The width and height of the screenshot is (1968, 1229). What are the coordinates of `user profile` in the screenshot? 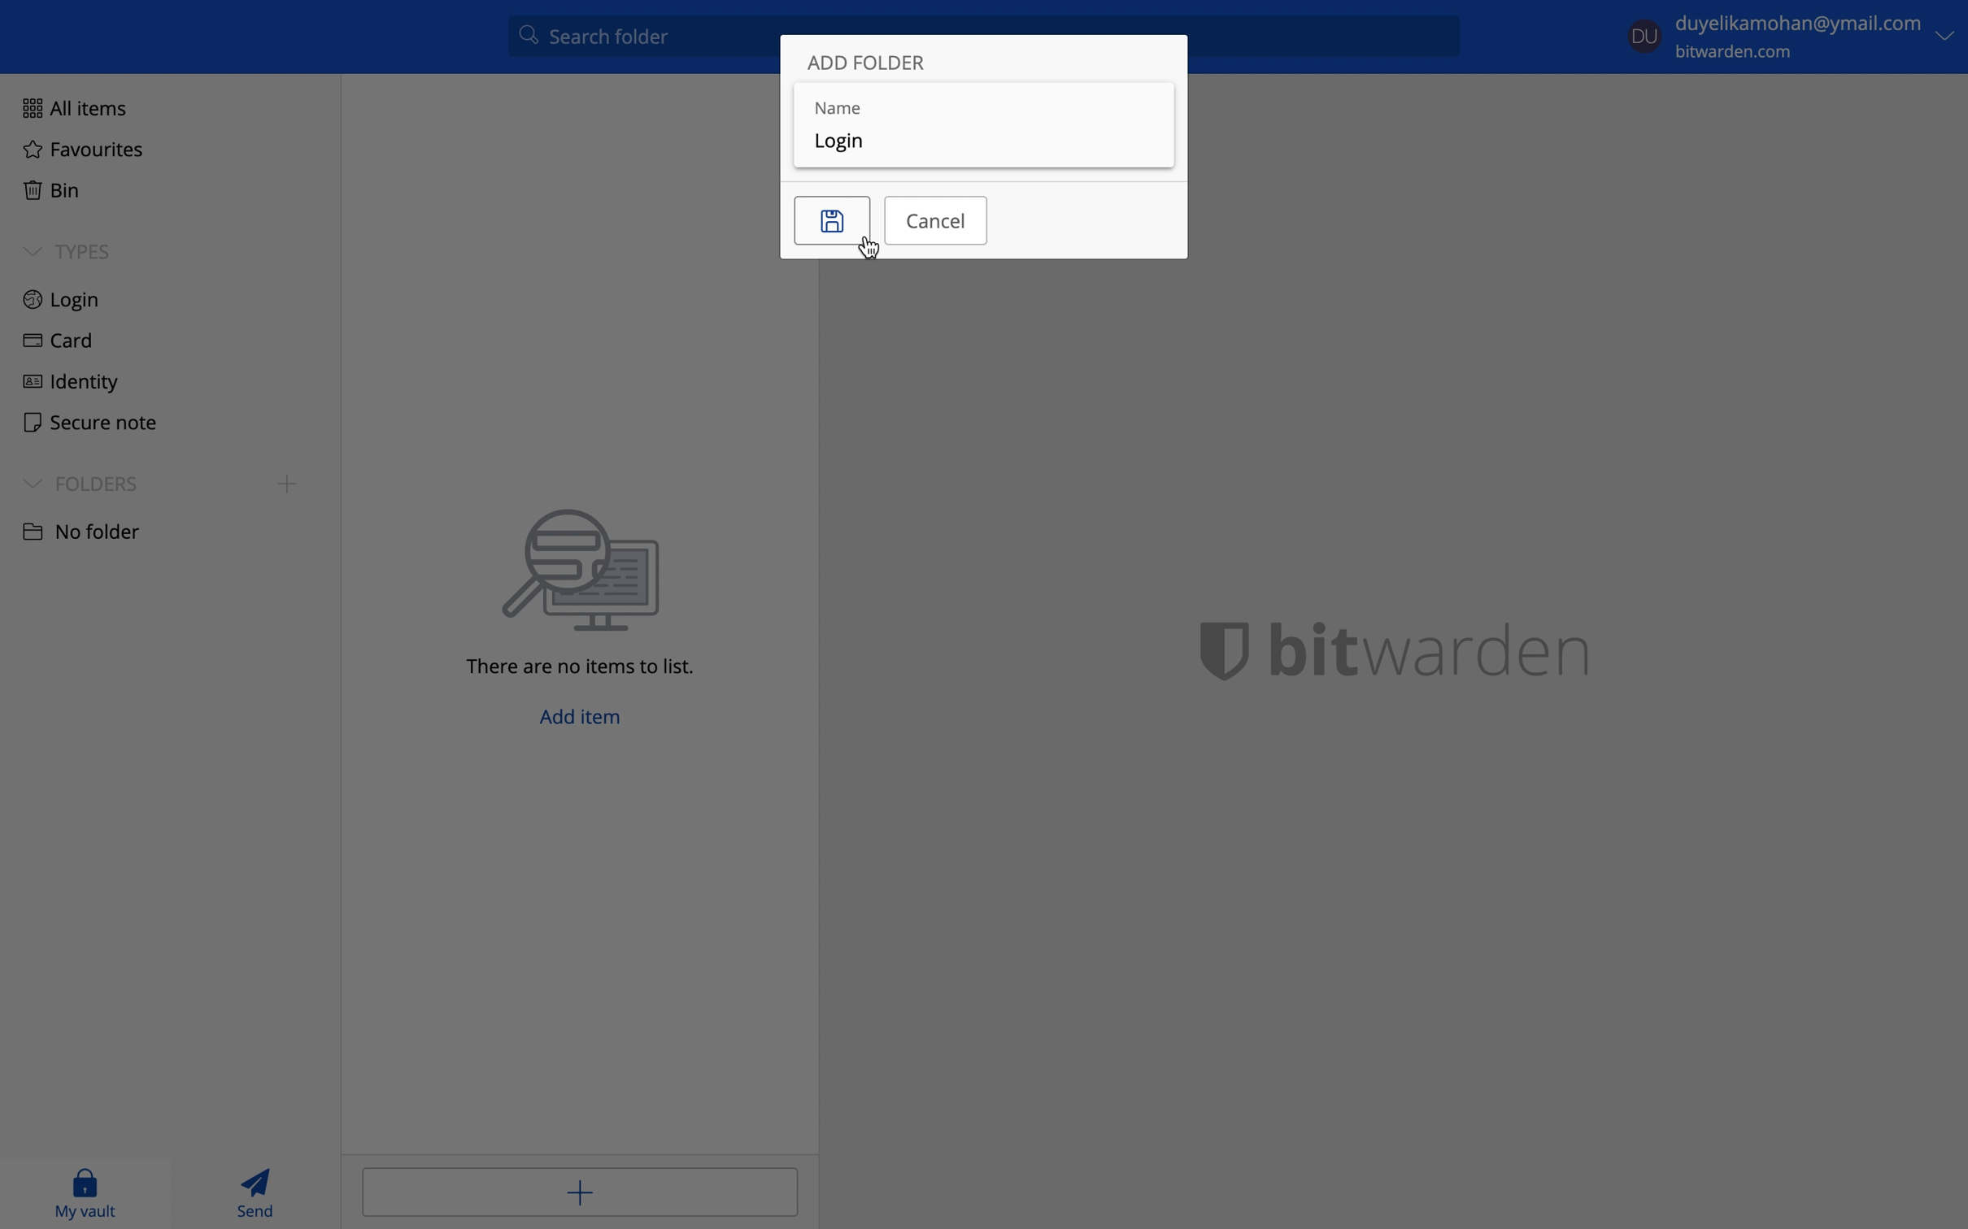 It's located at (1645, 33).